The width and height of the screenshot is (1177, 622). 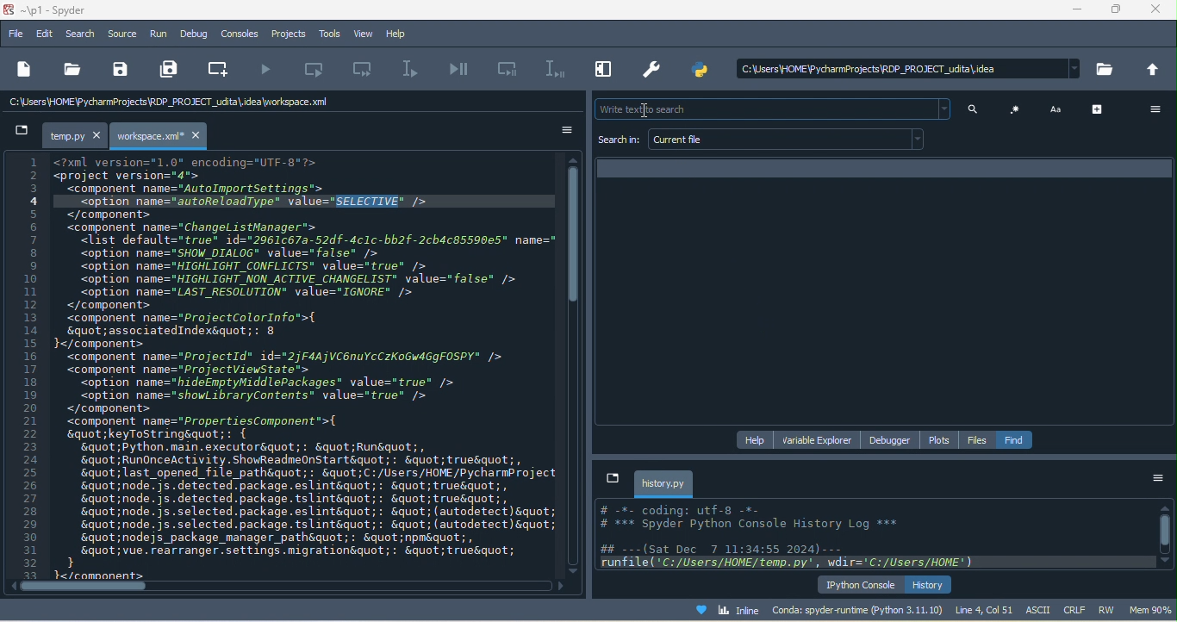 What do you see at coordinates (1079, 11) in the screenshot?
I see `minimize` at bounding box center [1079, 11].